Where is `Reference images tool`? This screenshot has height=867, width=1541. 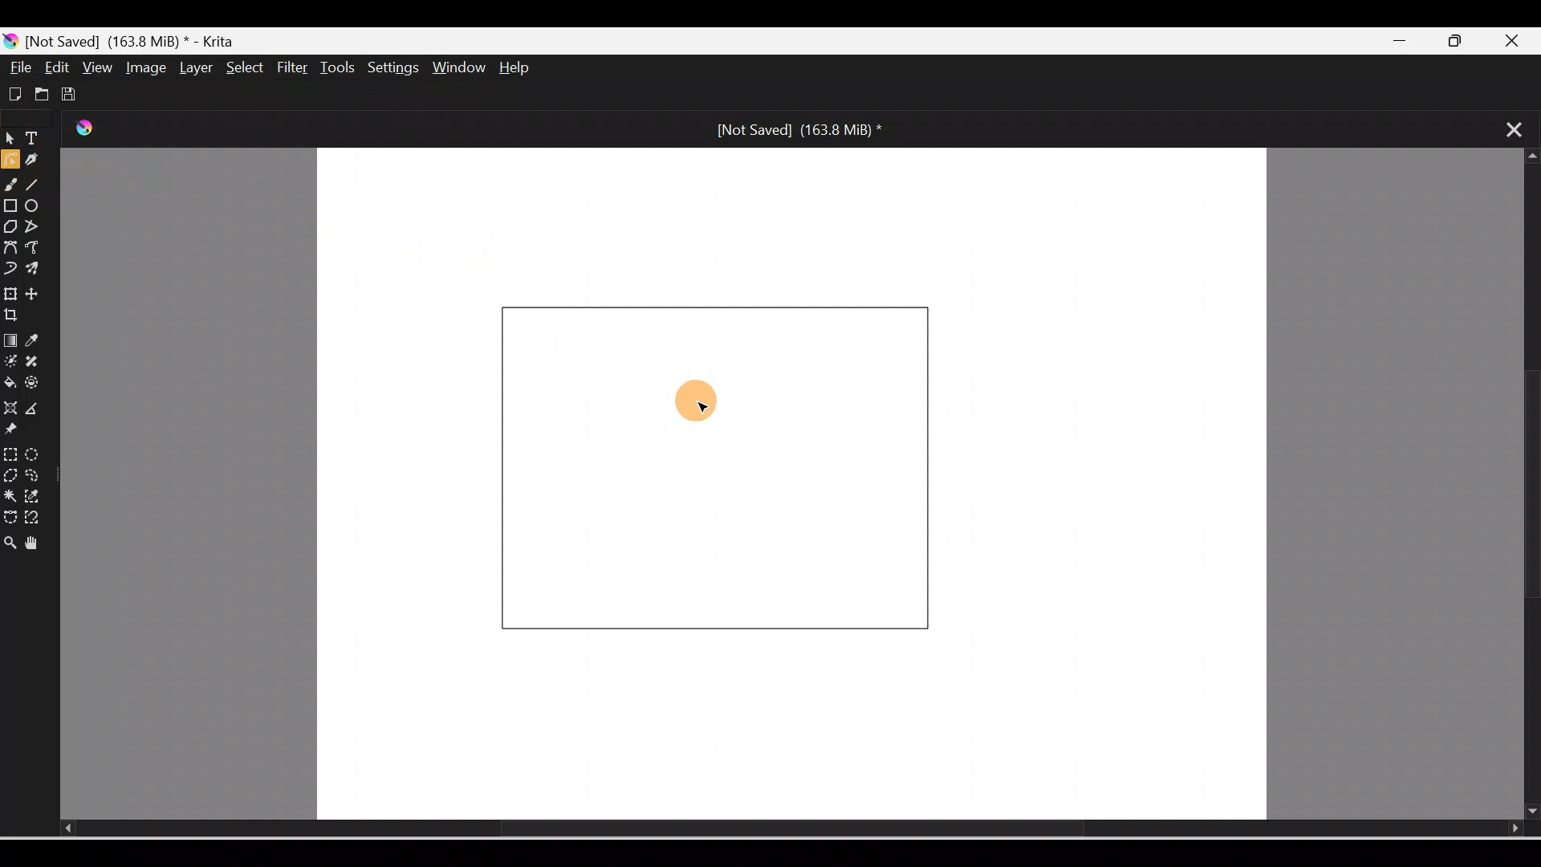 Reference images tool is located at coordinates (20, 432).